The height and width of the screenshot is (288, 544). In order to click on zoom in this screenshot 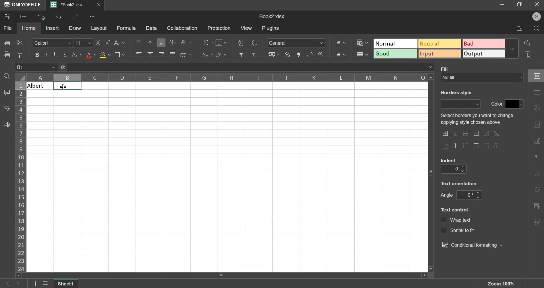, I will do `click(503, 283)`.